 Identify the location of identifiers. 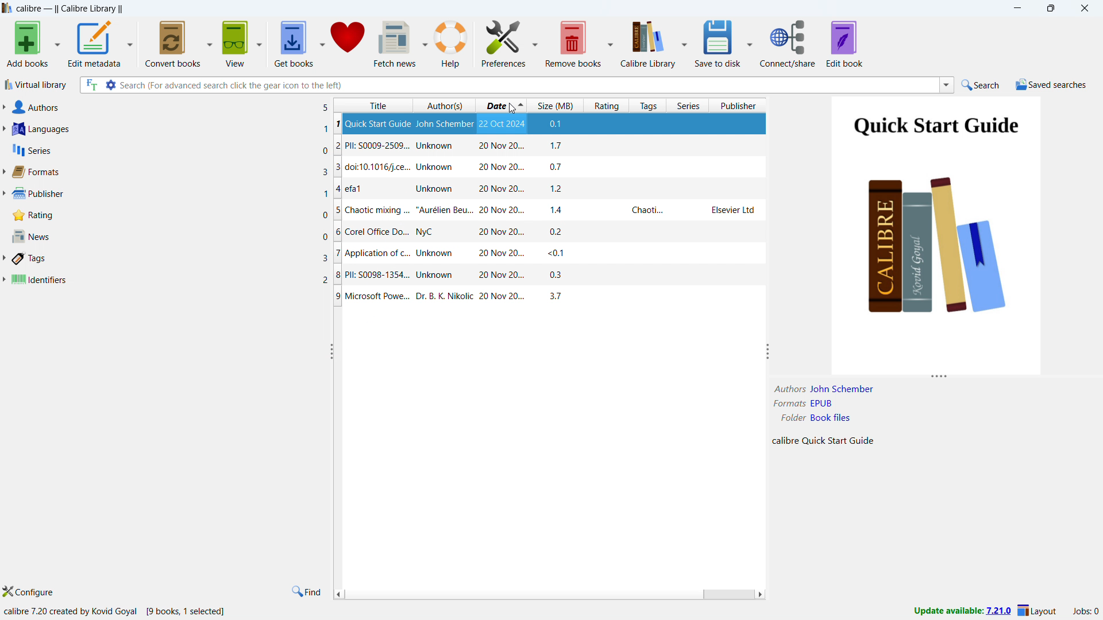
(169, 280).